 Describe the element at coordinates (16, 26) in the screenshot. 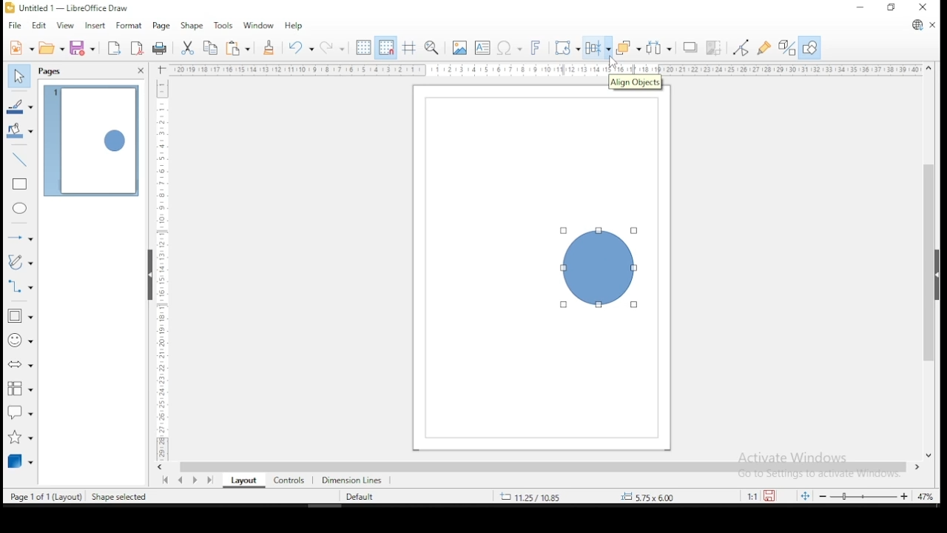

I see `file` at that location.